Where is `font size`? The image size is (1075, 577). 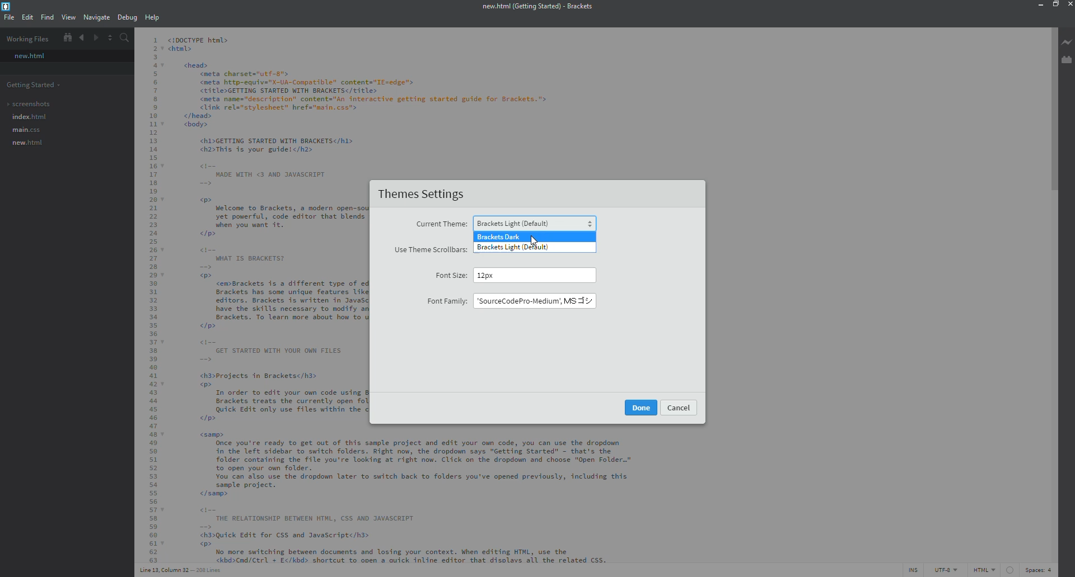
font size is located at coordinates (452, 275).